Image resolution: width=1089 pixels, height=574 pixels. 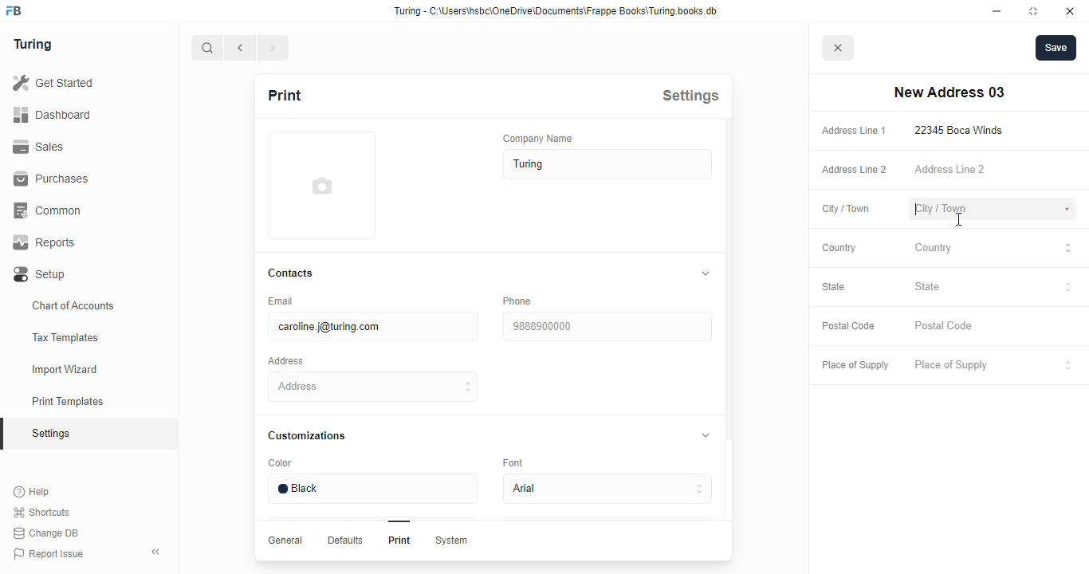 I want to click on General, so click(x=285, y=540).